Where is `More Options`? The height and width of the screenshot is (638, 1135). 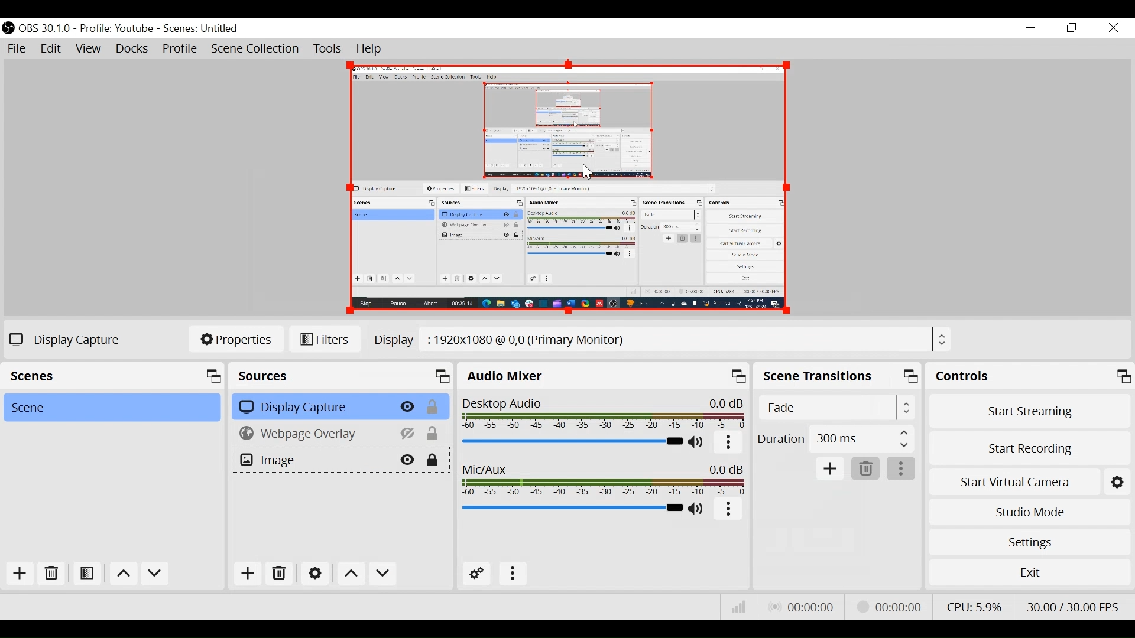 More Options is located at coordinates (513, 575).